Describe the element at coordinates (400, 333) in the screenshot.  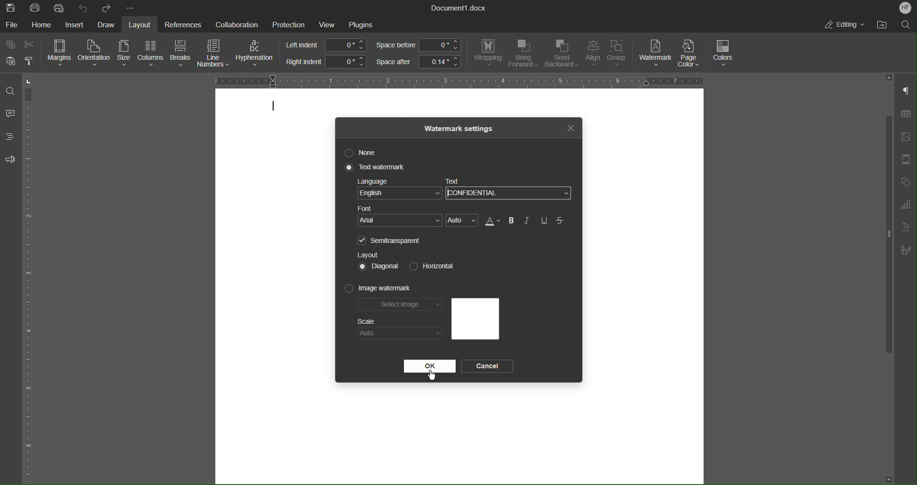
I see `Auto` at that location.